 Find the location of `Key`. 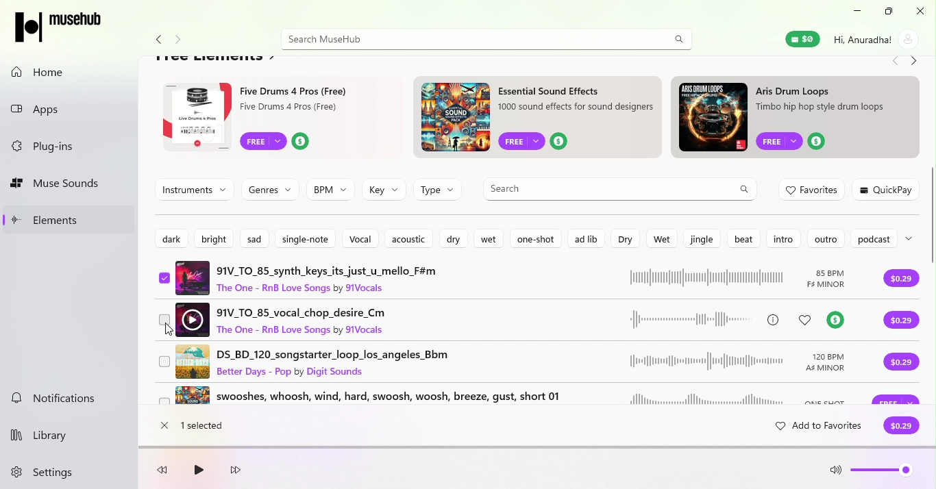

Key is located at coordinates (384, 190).